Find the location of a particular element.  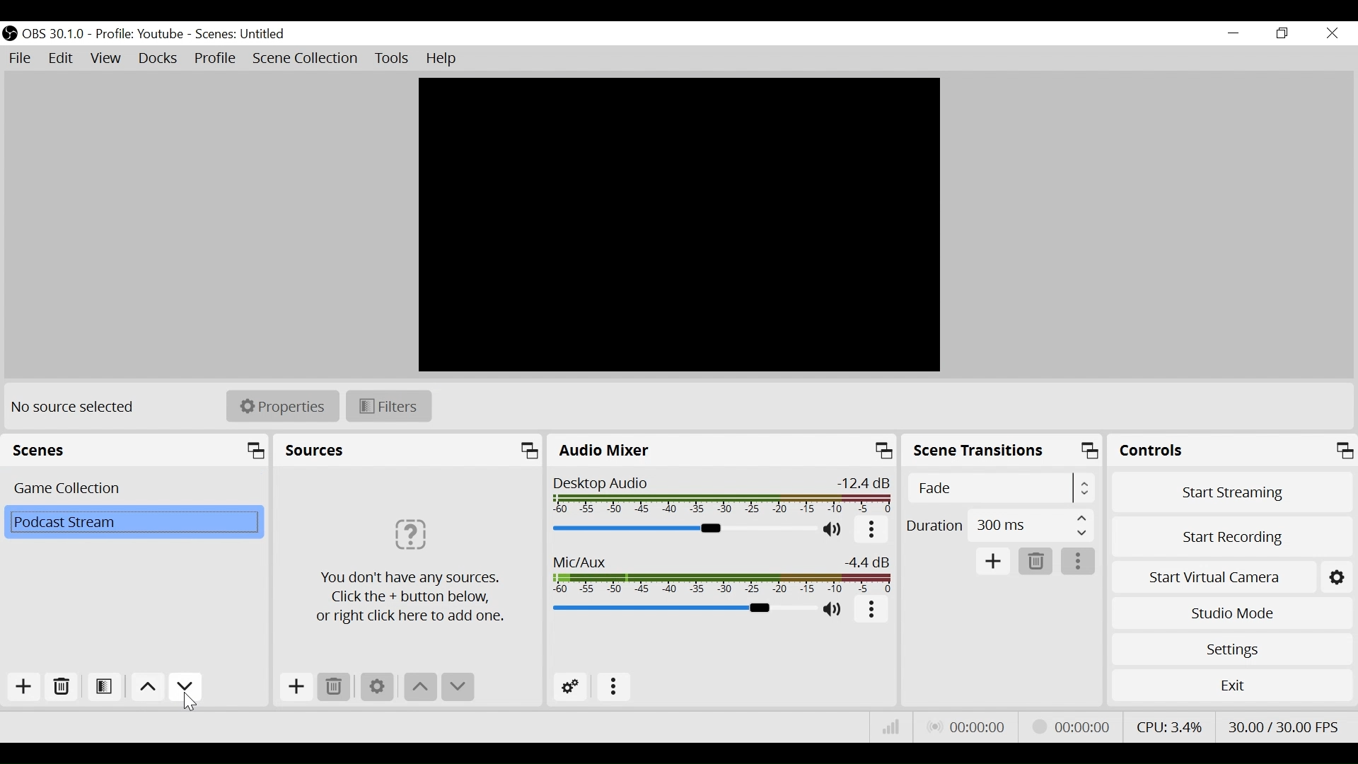

more options is located at coordinates (1080, 562).